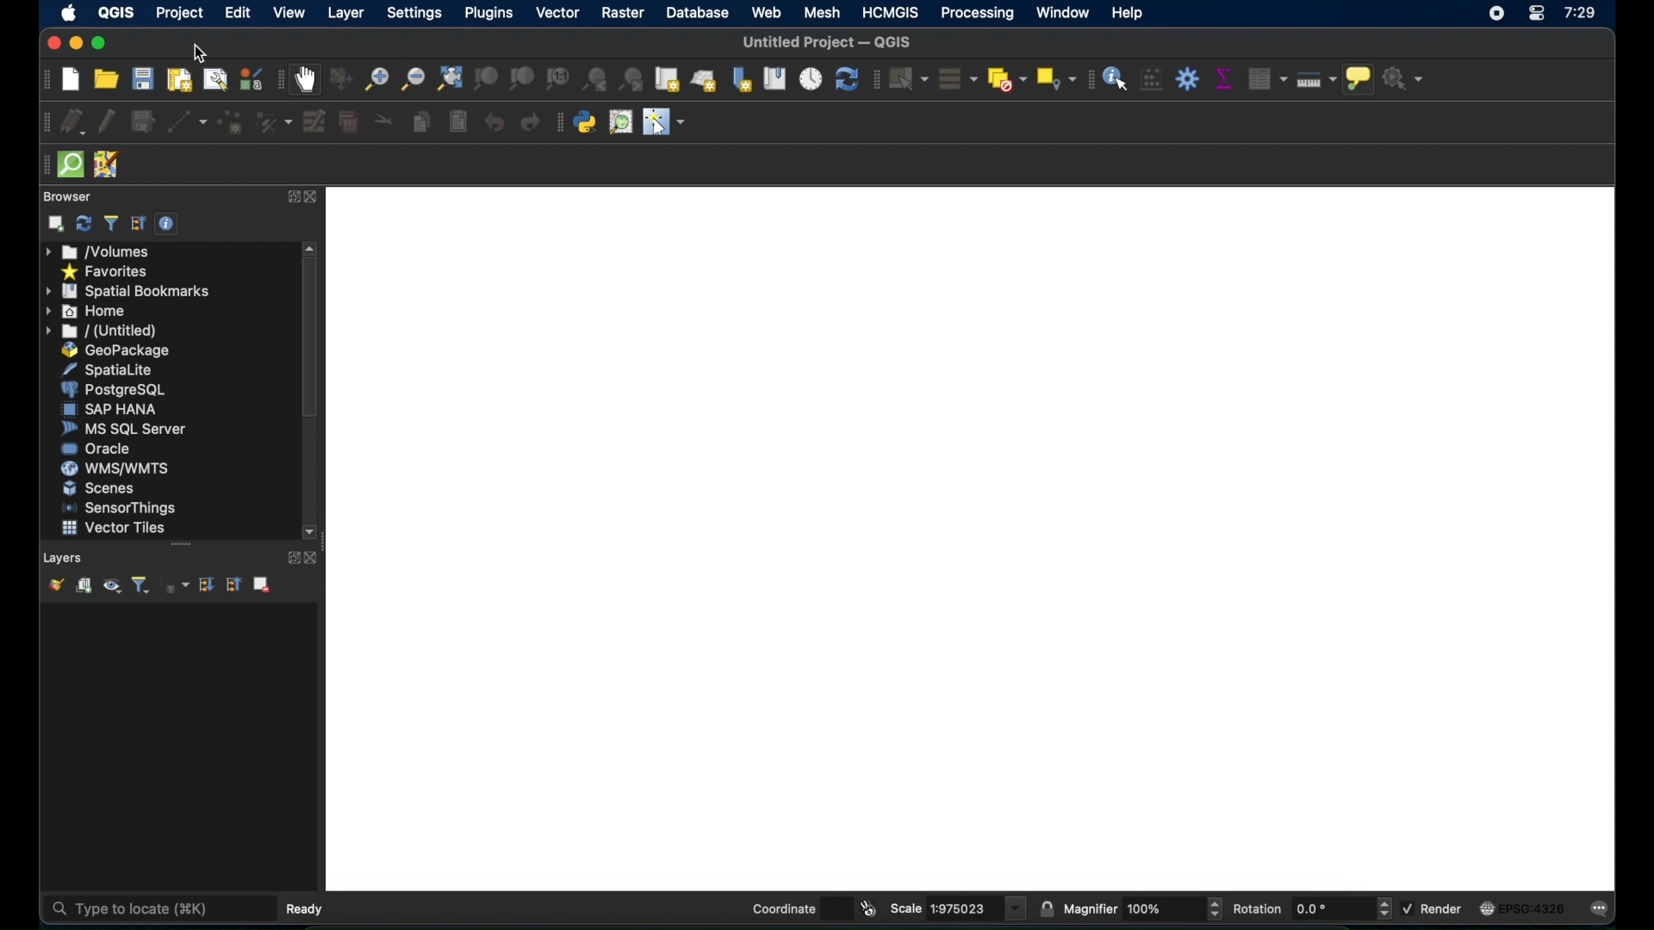 The width and height of the screenshot is (1654, 930). What do you see at coordinates (45, 122) in the screenshot?
I see `digitizing toolbar` at bounding box center [45, 122].